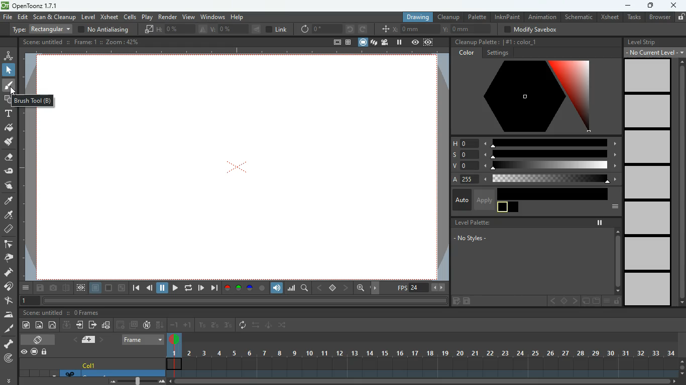 The image size is (686, 385). What do you see at coordinates (476, 42) in the screenshot?
I see `cleanup palette` at bounding box center [476, 42].